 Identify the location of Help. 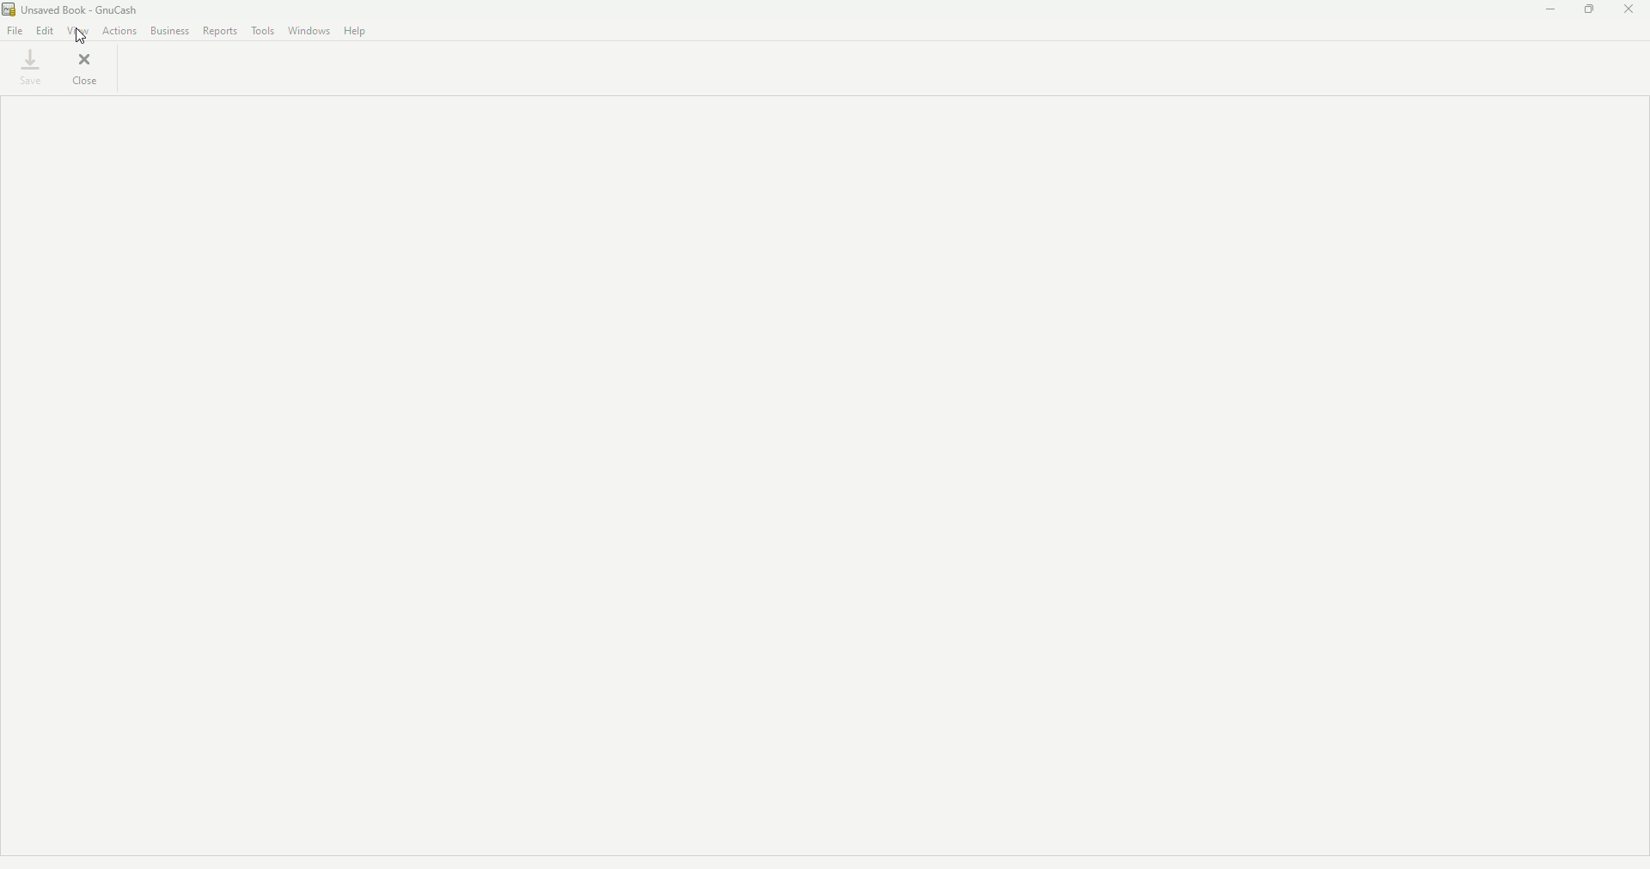
(357, 32).